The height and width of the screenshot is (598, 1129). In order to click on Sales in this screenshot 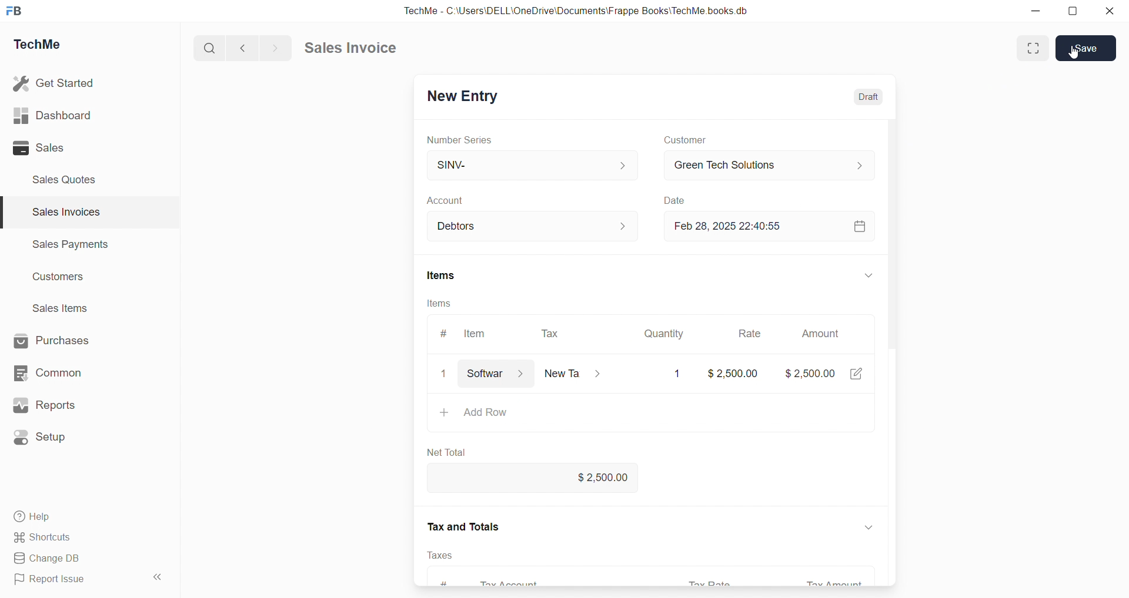, I will do `click(39, 147)`.